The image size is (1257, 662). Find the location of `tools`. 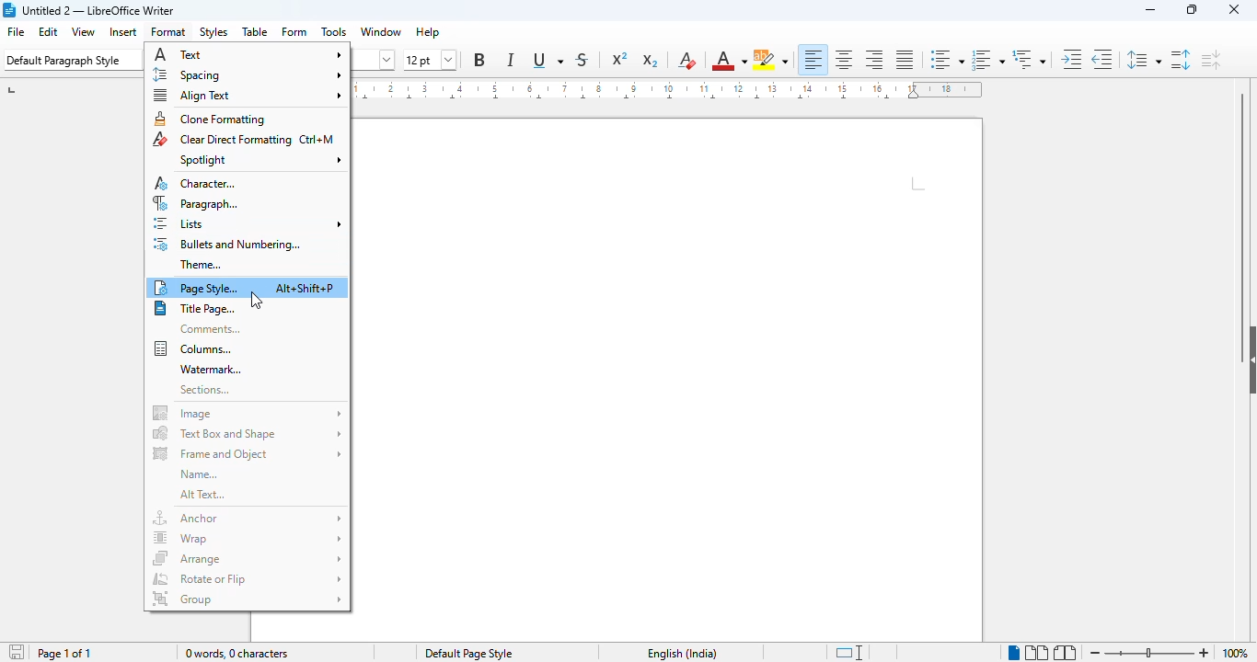

tools is located at coordinates (334, 31).